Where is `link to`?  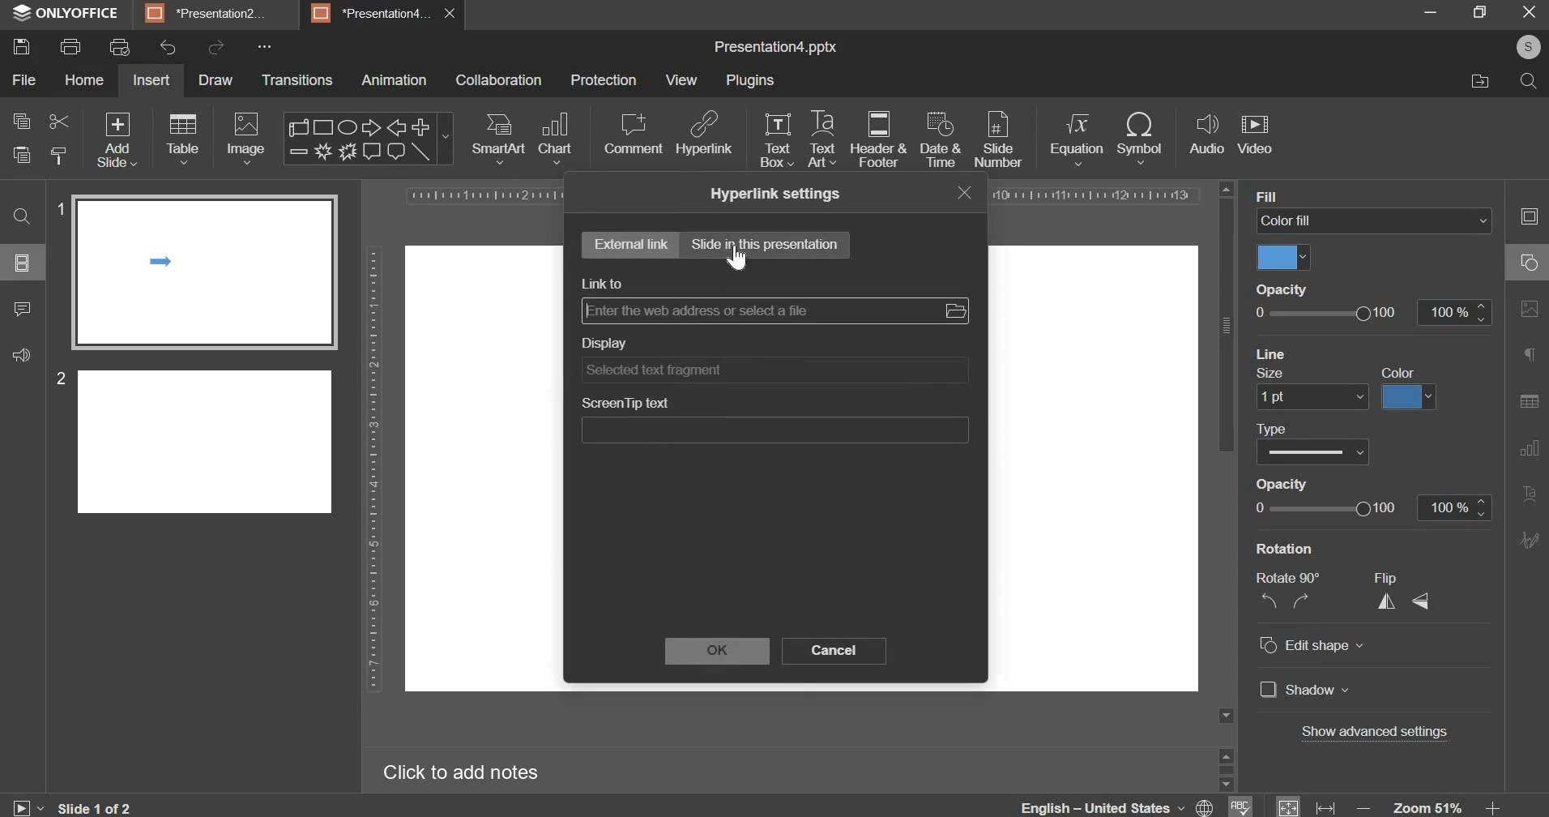
link to is located at coordinates (606, 281).